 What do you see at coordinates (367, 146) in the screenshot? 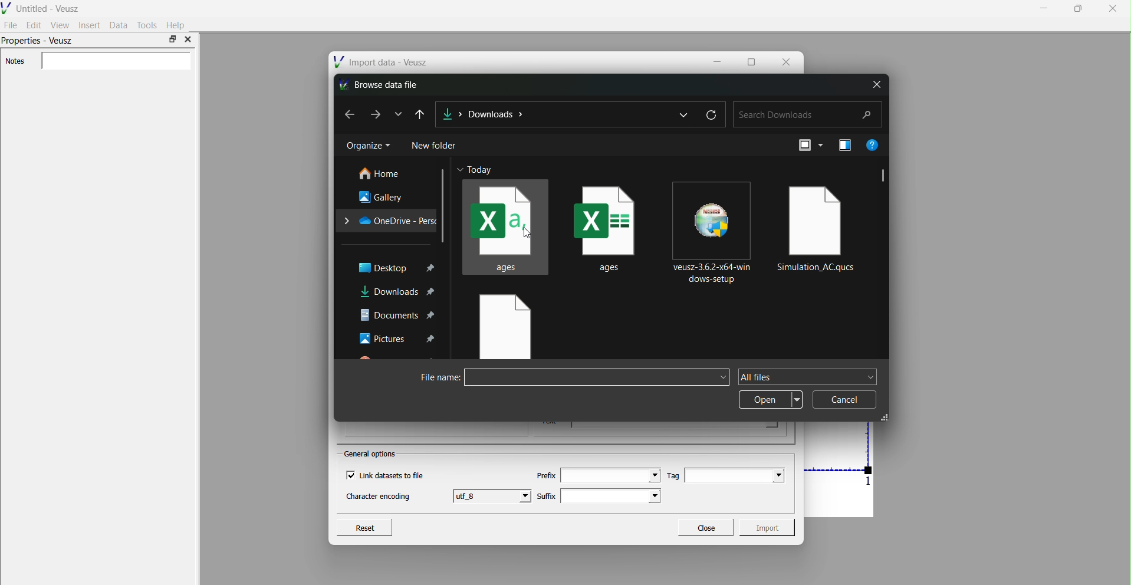
I see `Organize` at bounding box center [367, 146].